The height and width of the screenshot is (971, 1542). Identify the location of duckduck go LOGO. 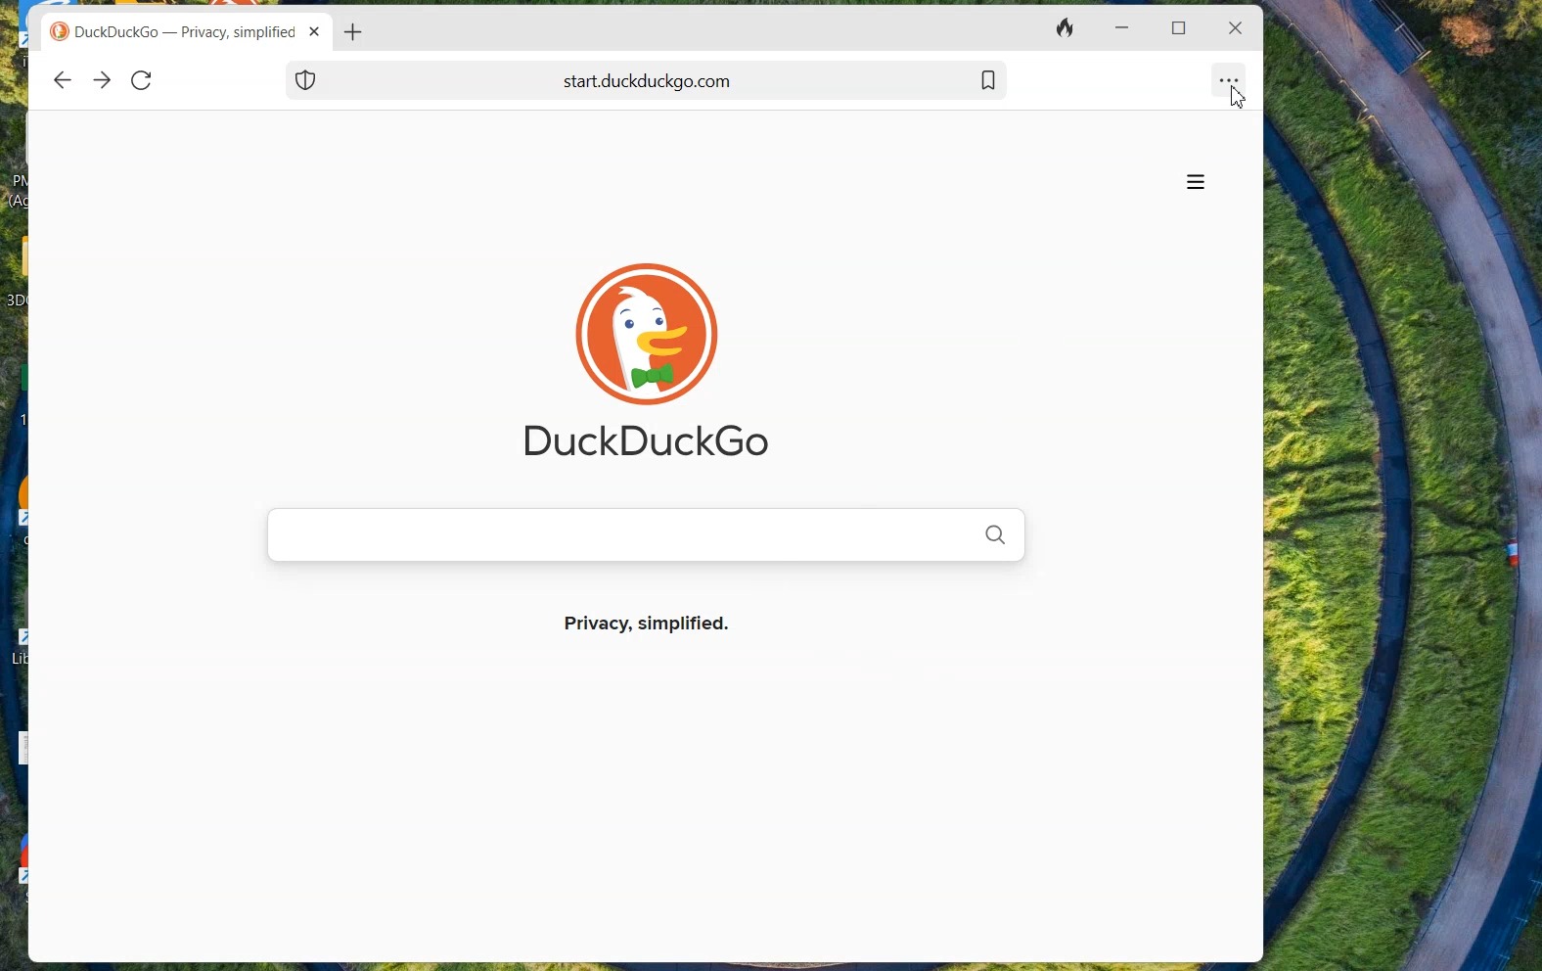
(644, 304).